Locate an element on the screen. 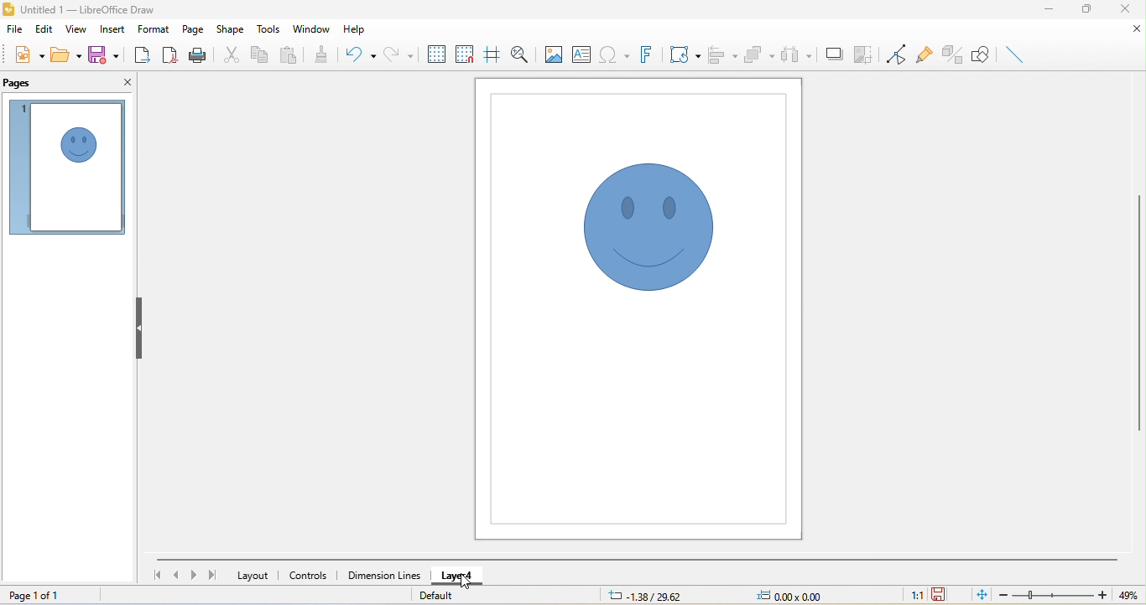  edit is located at coordinates (40, 32).